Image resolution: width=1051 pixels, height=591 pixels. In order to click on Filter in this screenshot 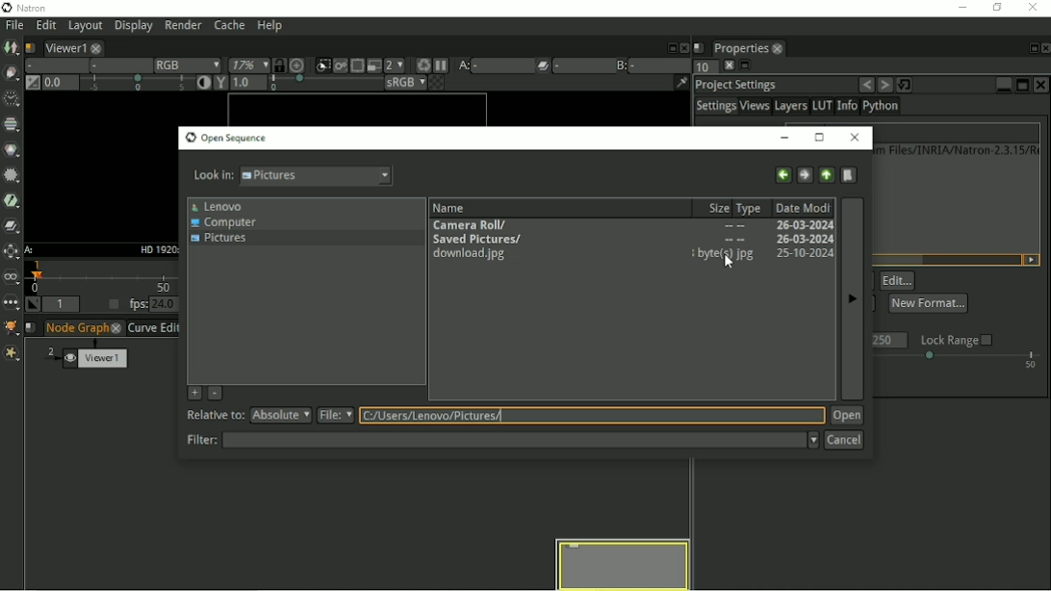, I will do `click(11, 174)`.